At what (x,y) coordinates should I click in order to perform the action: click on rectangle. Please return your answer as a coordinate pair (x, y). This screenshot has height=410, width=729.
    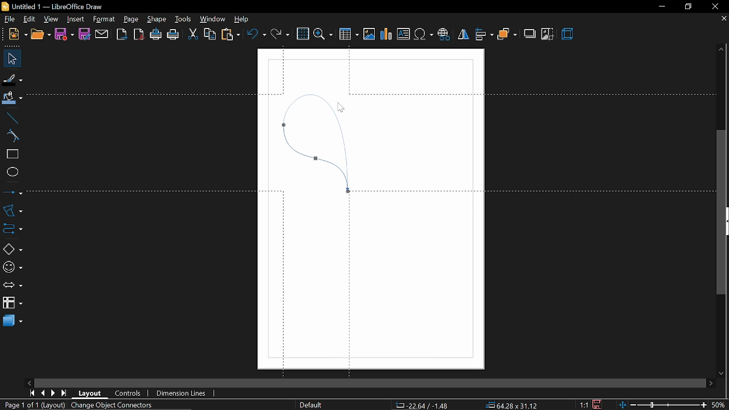
    Looking at the image, I should click on (10, 154).